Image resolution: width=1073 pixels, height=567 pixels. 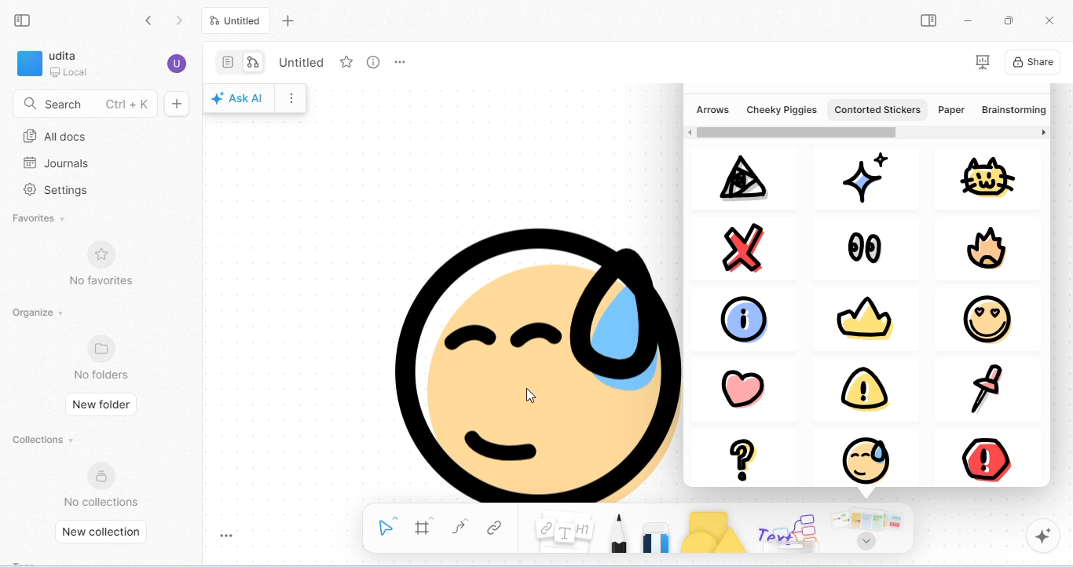 I want to click on affine, so click(x=739, y=178).